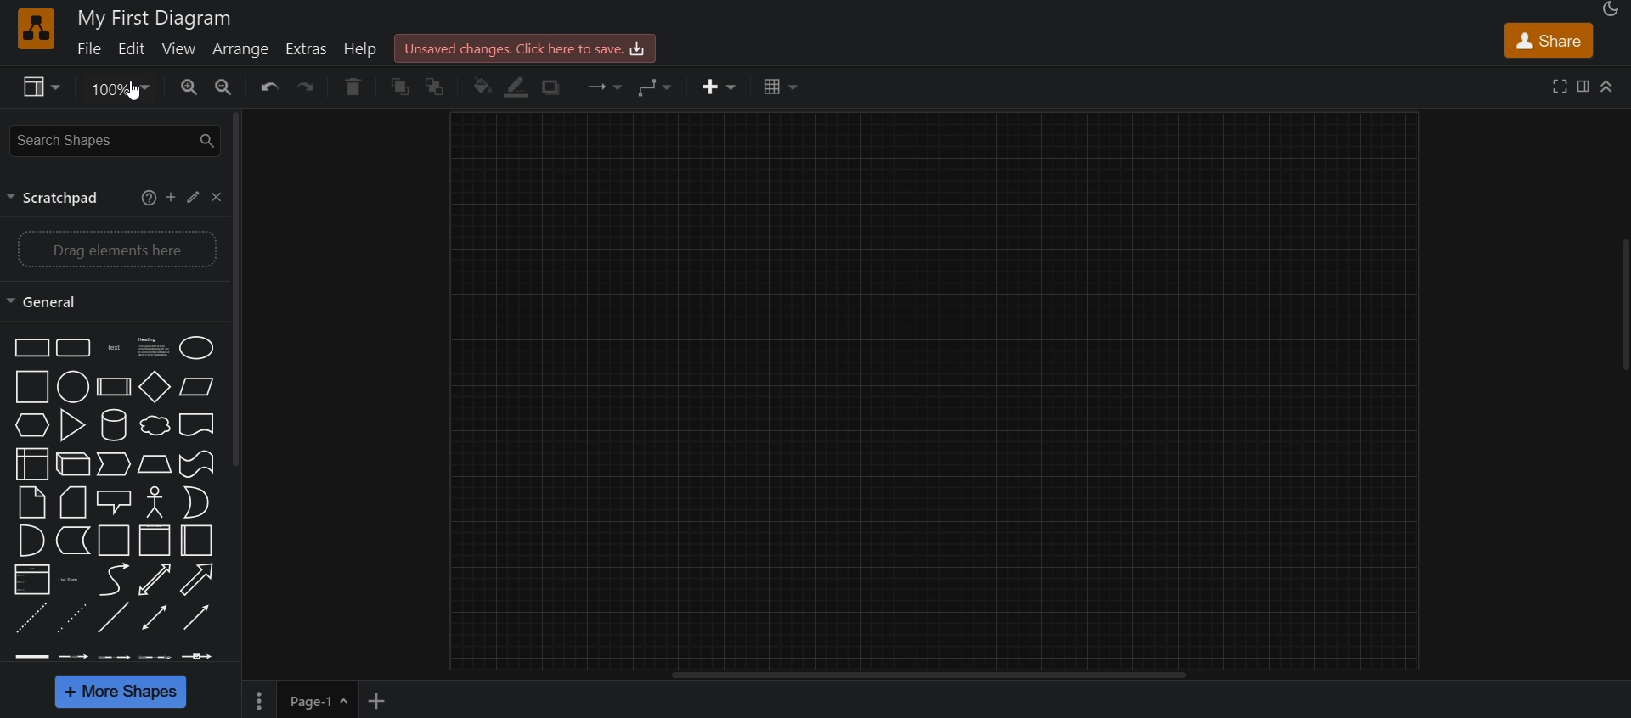  I want to click on help, so click(363, 48).